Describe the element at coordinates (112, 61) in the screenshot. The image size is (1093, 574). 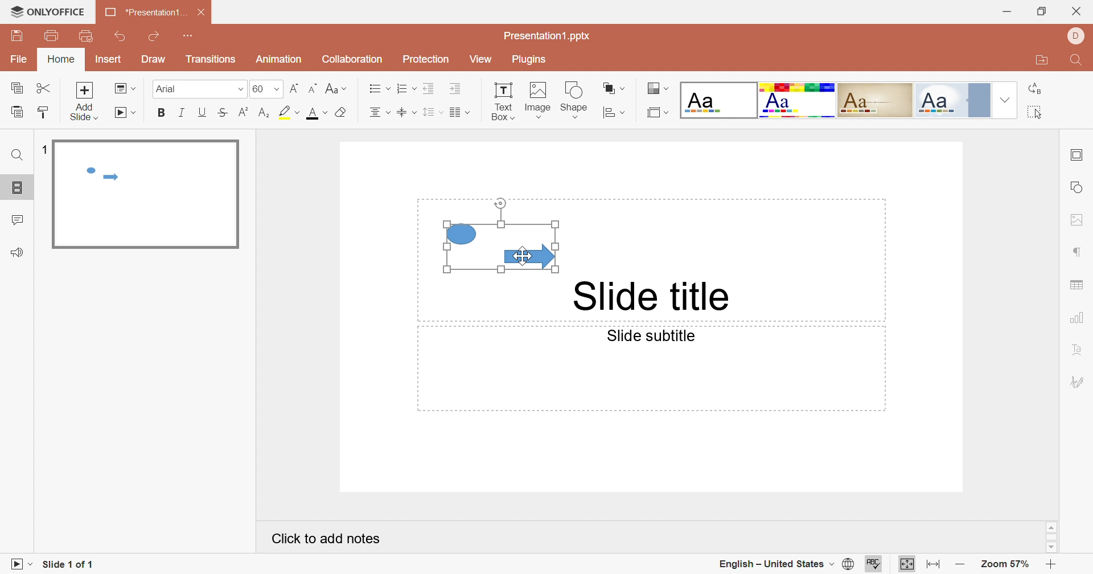
I see `Insert` at that location.